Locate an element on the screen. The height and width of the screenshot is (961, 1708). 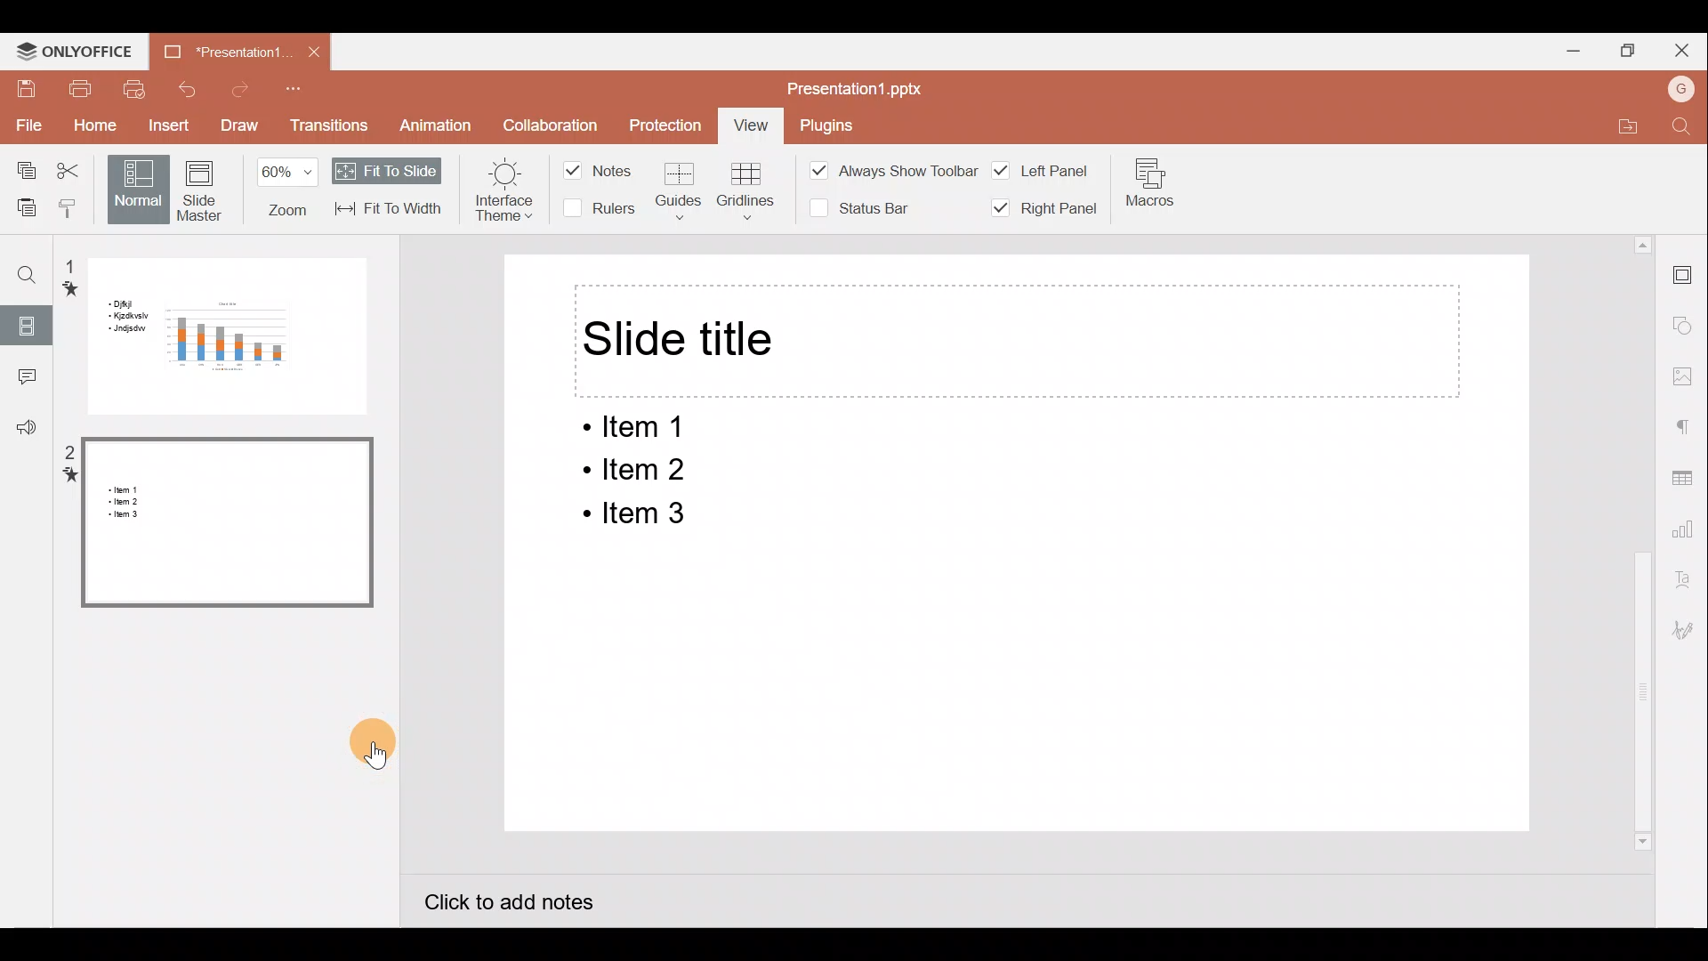
Notes is located at coordinates (604, 168).